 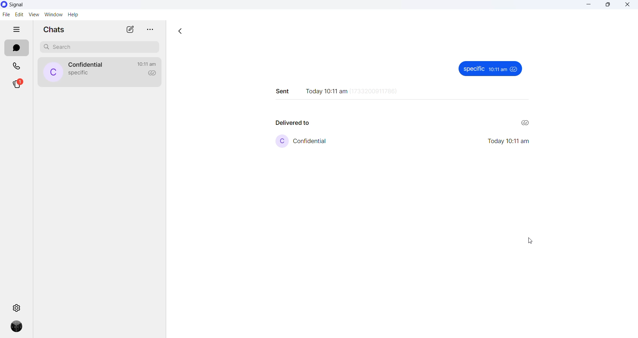 I want to click on 10:11am, so click(x=499, y=69).